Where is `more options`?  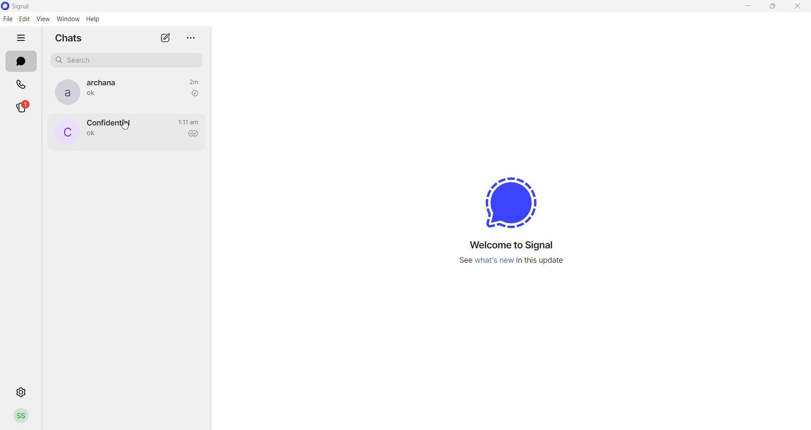
more options is located at coordinates (191, 35).